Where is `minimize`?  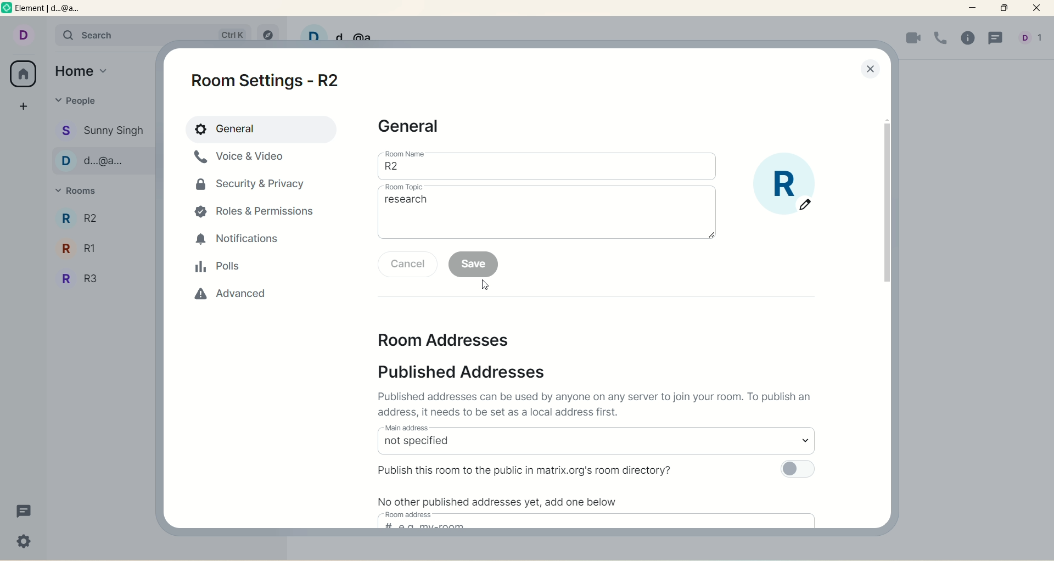
minimize is located at coordinates (974, 8).